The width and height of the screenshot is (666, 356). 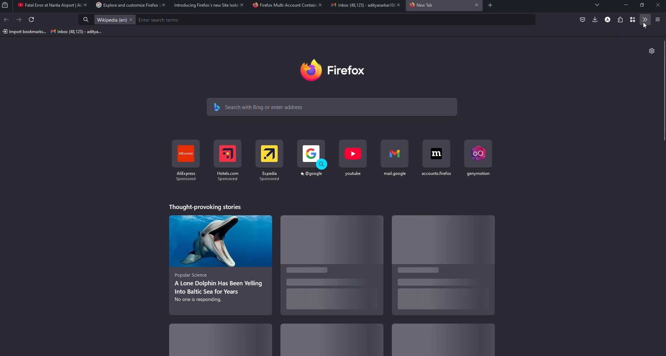 What do you see at coordinates (24, 32) in the screenshot?
I see `import` at bounding box center [24, 32].